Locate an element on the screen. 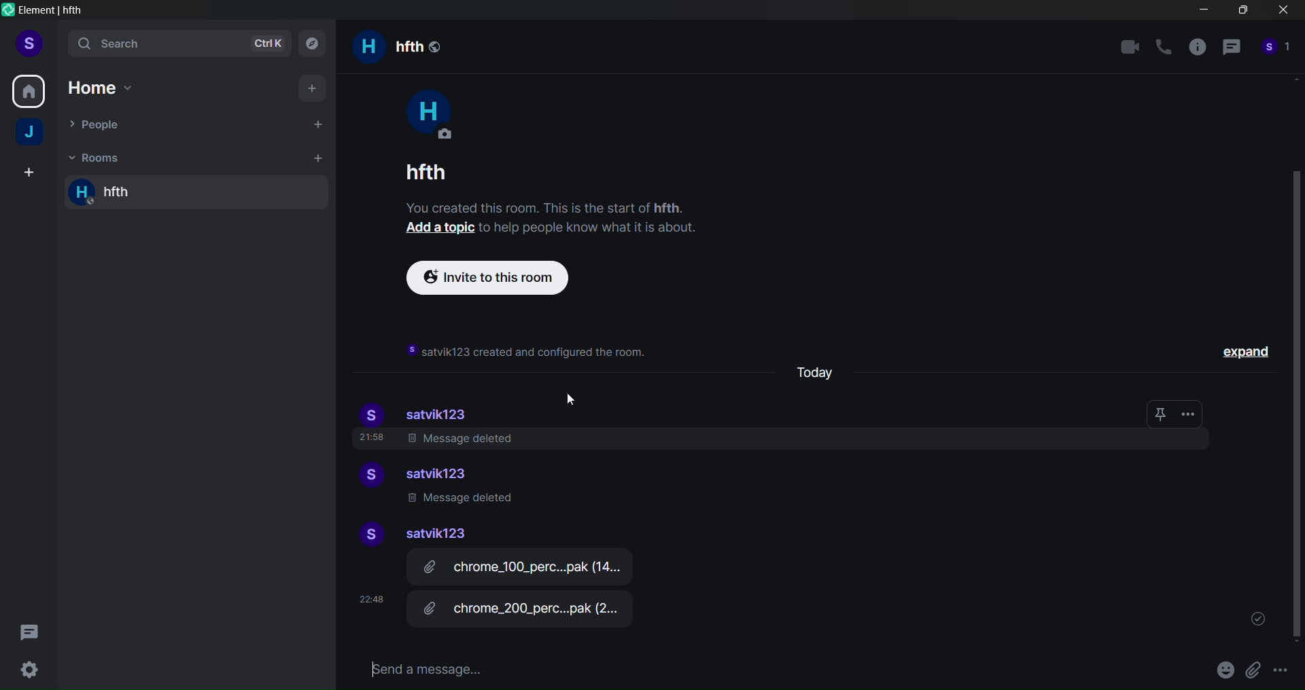 This screenshot has height=690, width=1305. home is located at coordinates (29, 89).